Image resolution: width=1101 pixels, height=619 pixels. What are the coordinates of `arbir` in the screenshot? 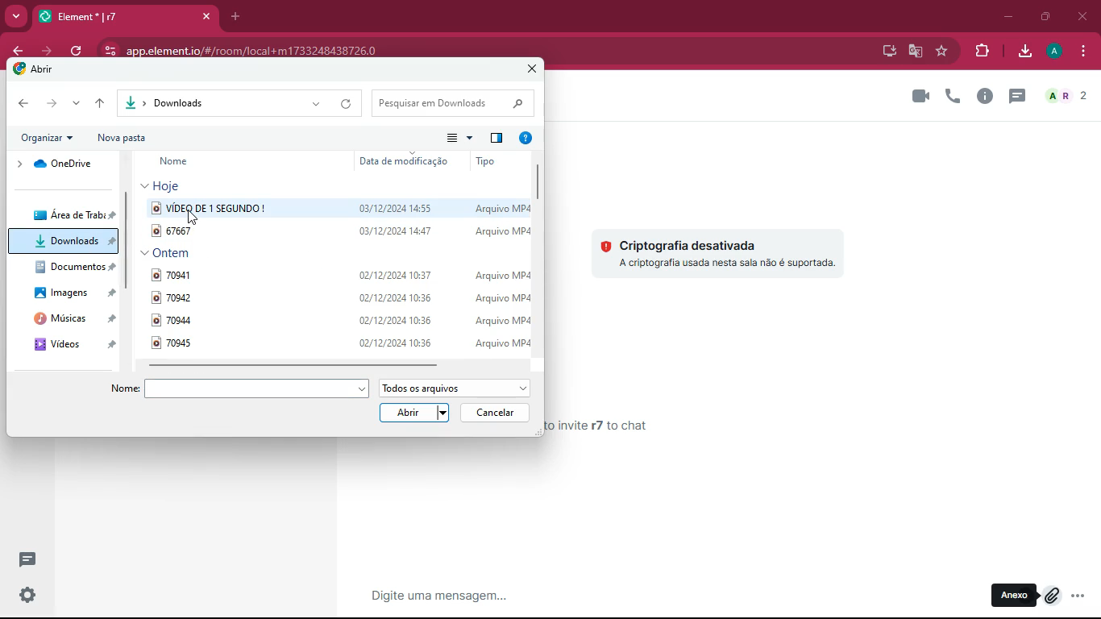 It's located at (42, 74).